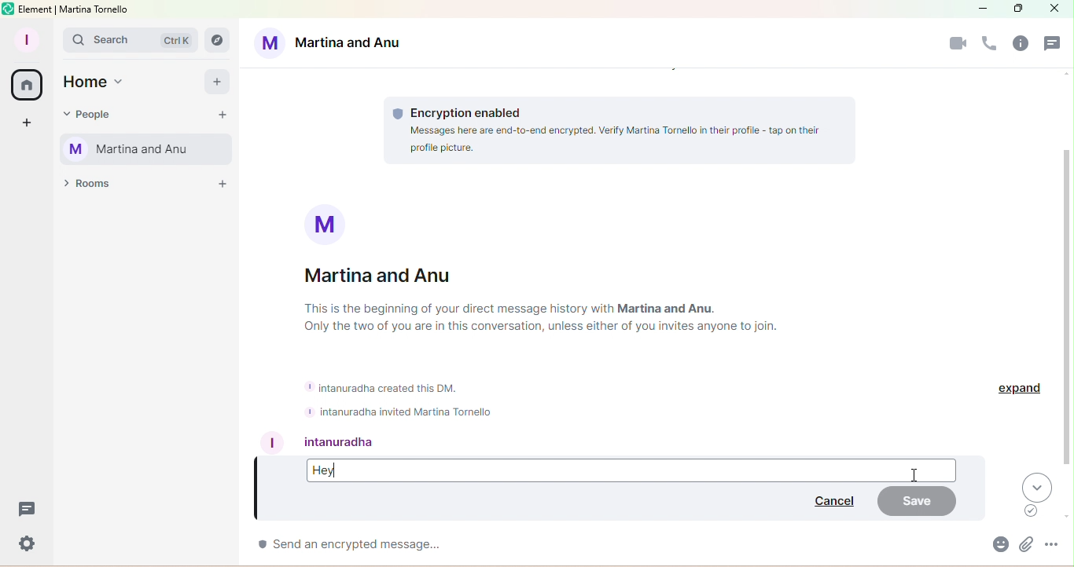 This screenshot has height=567, width=1074. What do you see at coordinates (399, 412) in the screenshot?
I see `+ intanuradha invited Martina Tornello` at bounding box center [399, 412].